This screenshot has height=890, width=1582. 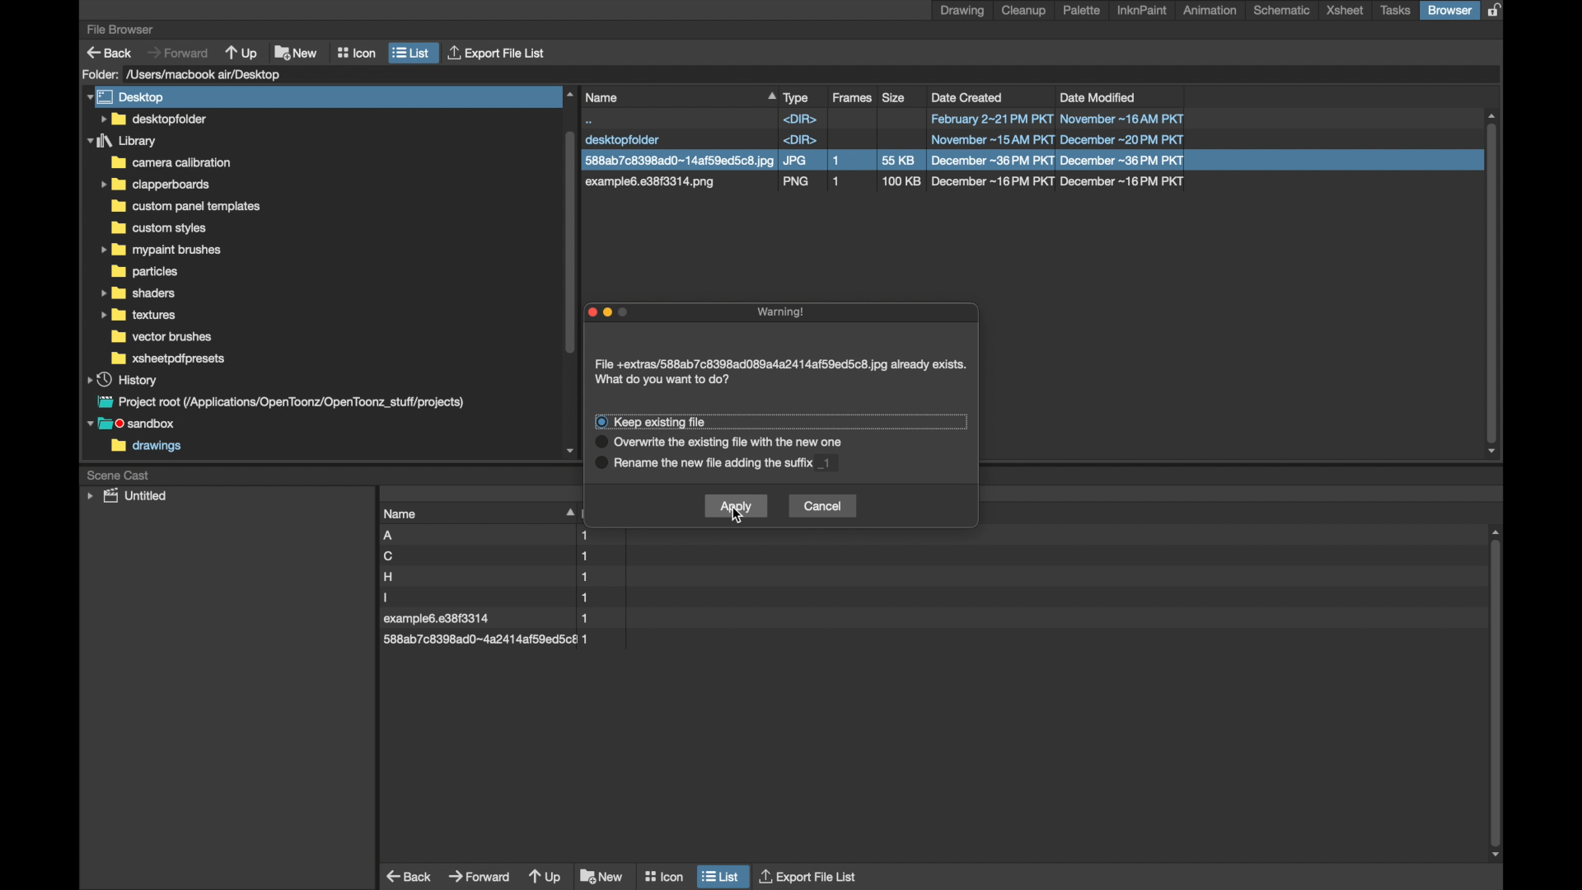 I want to click on project, so click(x=278, y=402).